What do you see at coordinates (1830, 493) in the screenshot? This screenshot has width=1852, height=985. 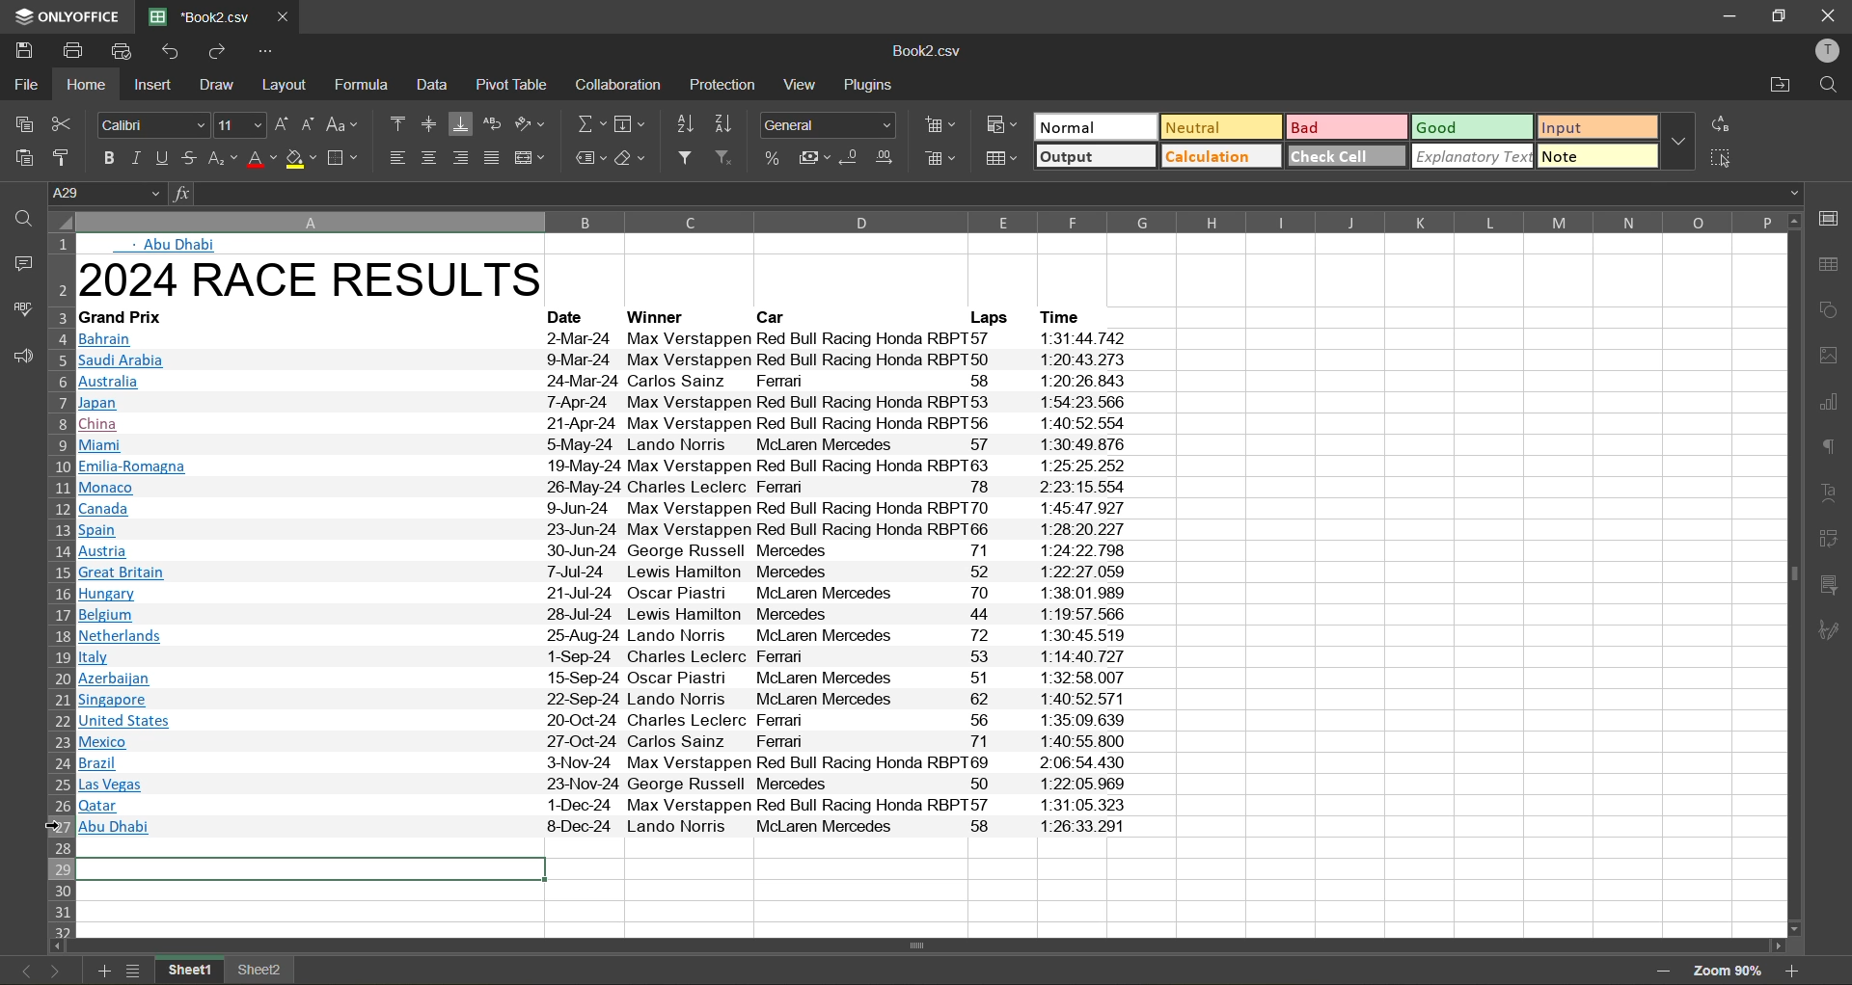 I see `text` at bounding box center [1830, 493].